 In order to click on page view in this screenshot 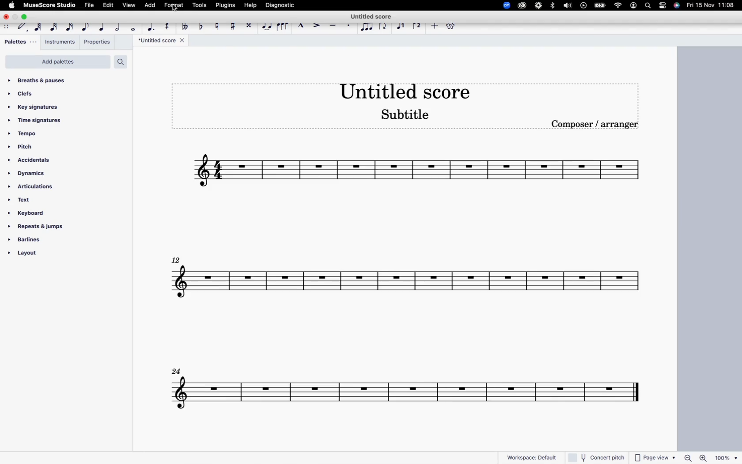, I will do `click(655, 456)`.